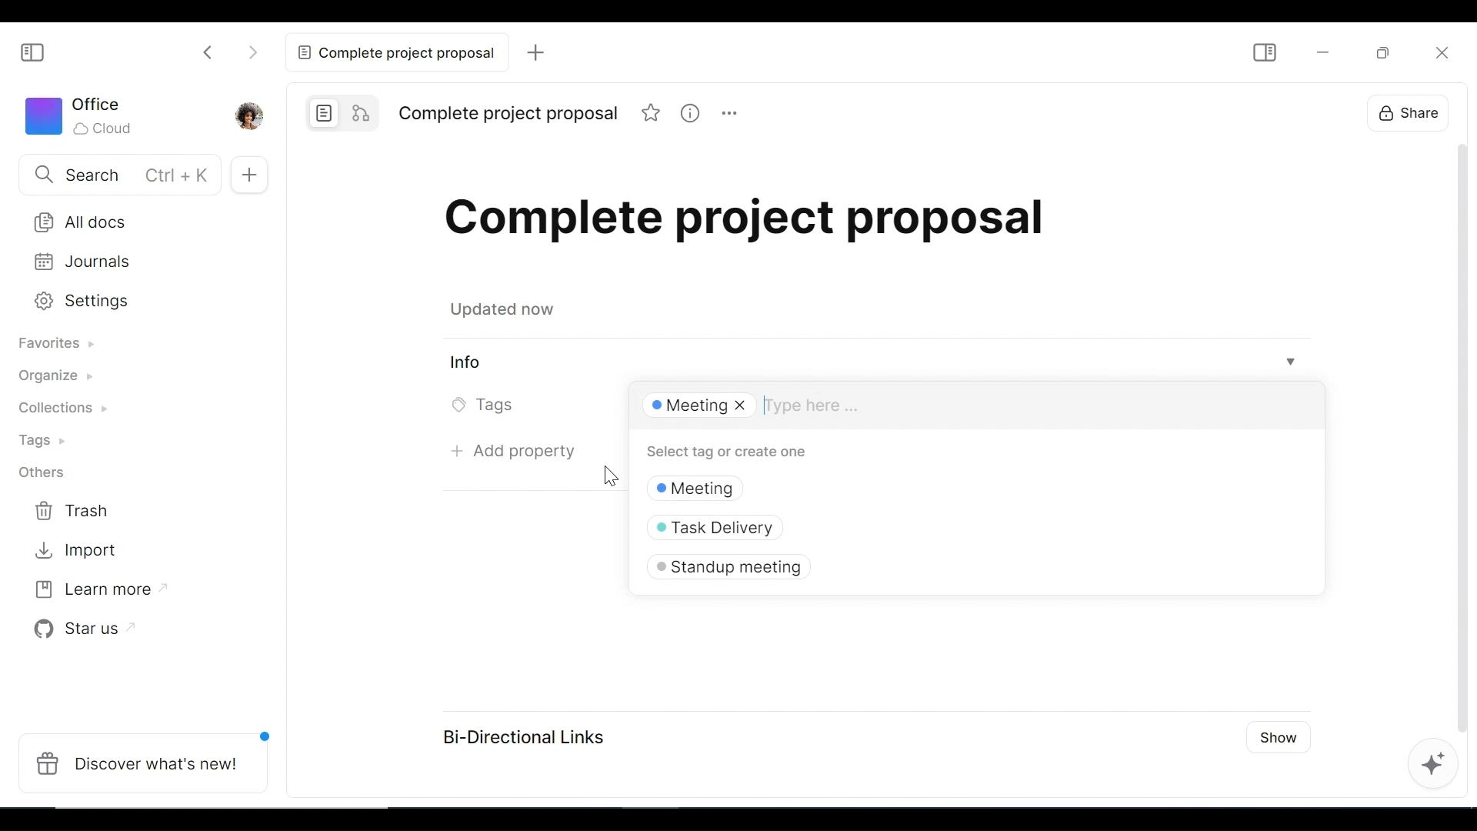 The image size is (1477, 831). Describe the element at coordinates (1442, 49) in the screenshot. I see `Close` at that location.